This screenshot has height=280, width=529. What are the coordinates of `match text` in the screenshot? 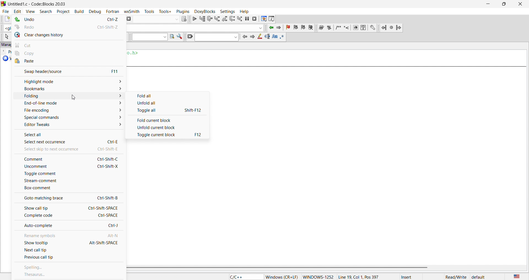 It's located at (274, 36).